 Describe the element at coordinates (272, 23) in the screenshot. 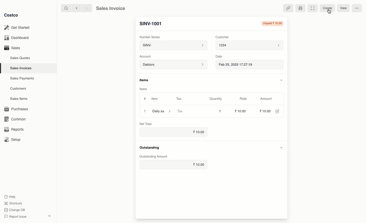

I see `Unpaid 10.00` at that location.